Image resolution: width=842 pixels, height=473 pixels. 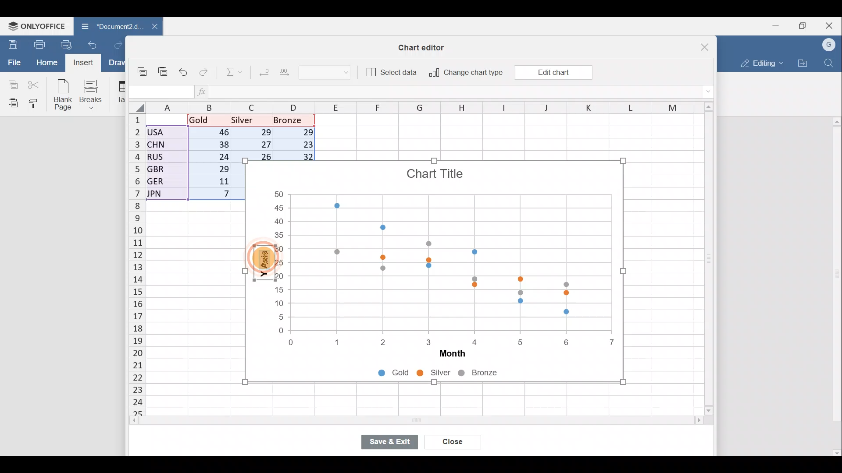 I want to click on Scroll bar, so click(x=706, y=259).